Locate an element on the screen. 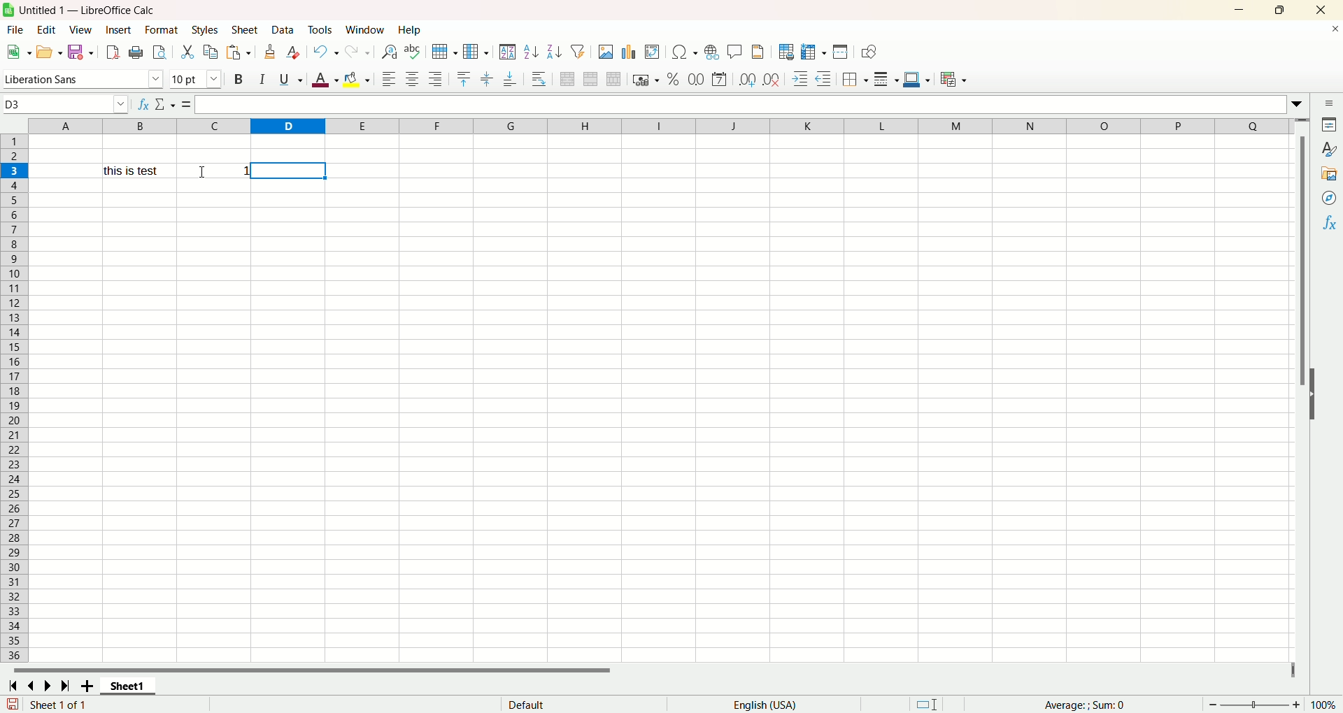 This screenshot has height=713, width=1343. italic is located at coordinates (264, 78).